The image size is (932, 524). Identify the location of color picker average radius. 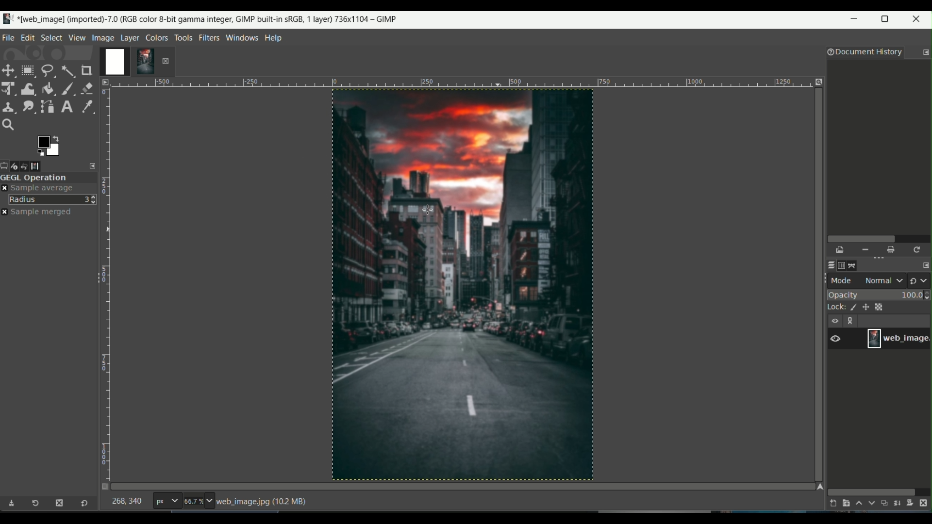
(53, 199).